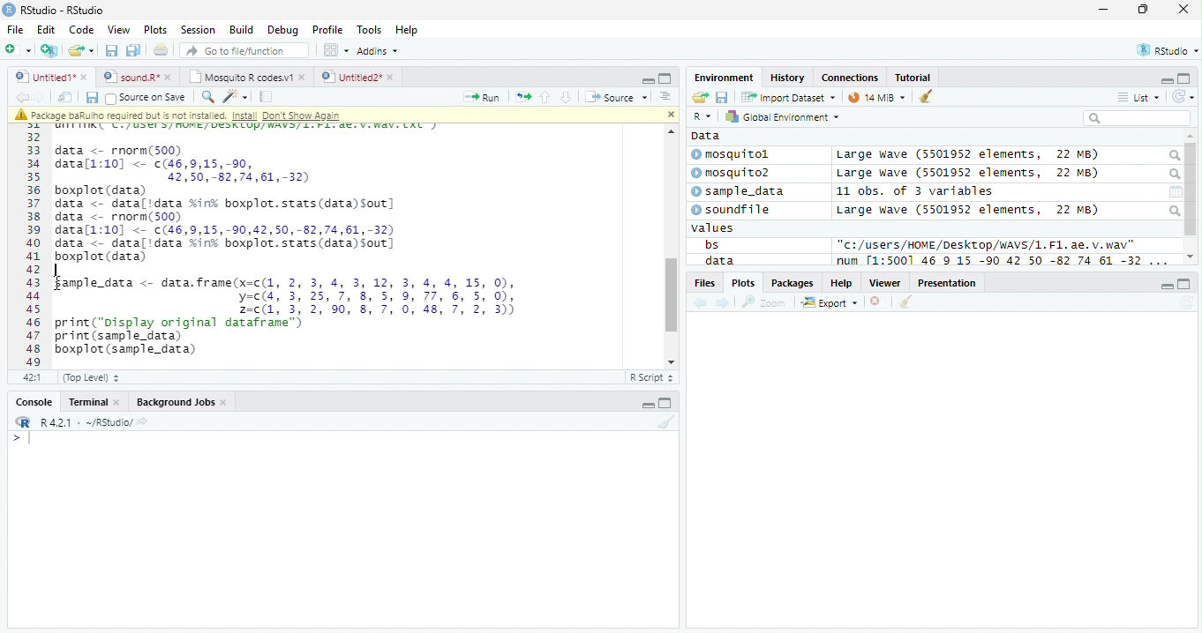 This screenshot has height=633, width=1202. What do you see at coordinates (879, 302) in the screenshot?
I see `delete file` at bounding box center [879, 302].